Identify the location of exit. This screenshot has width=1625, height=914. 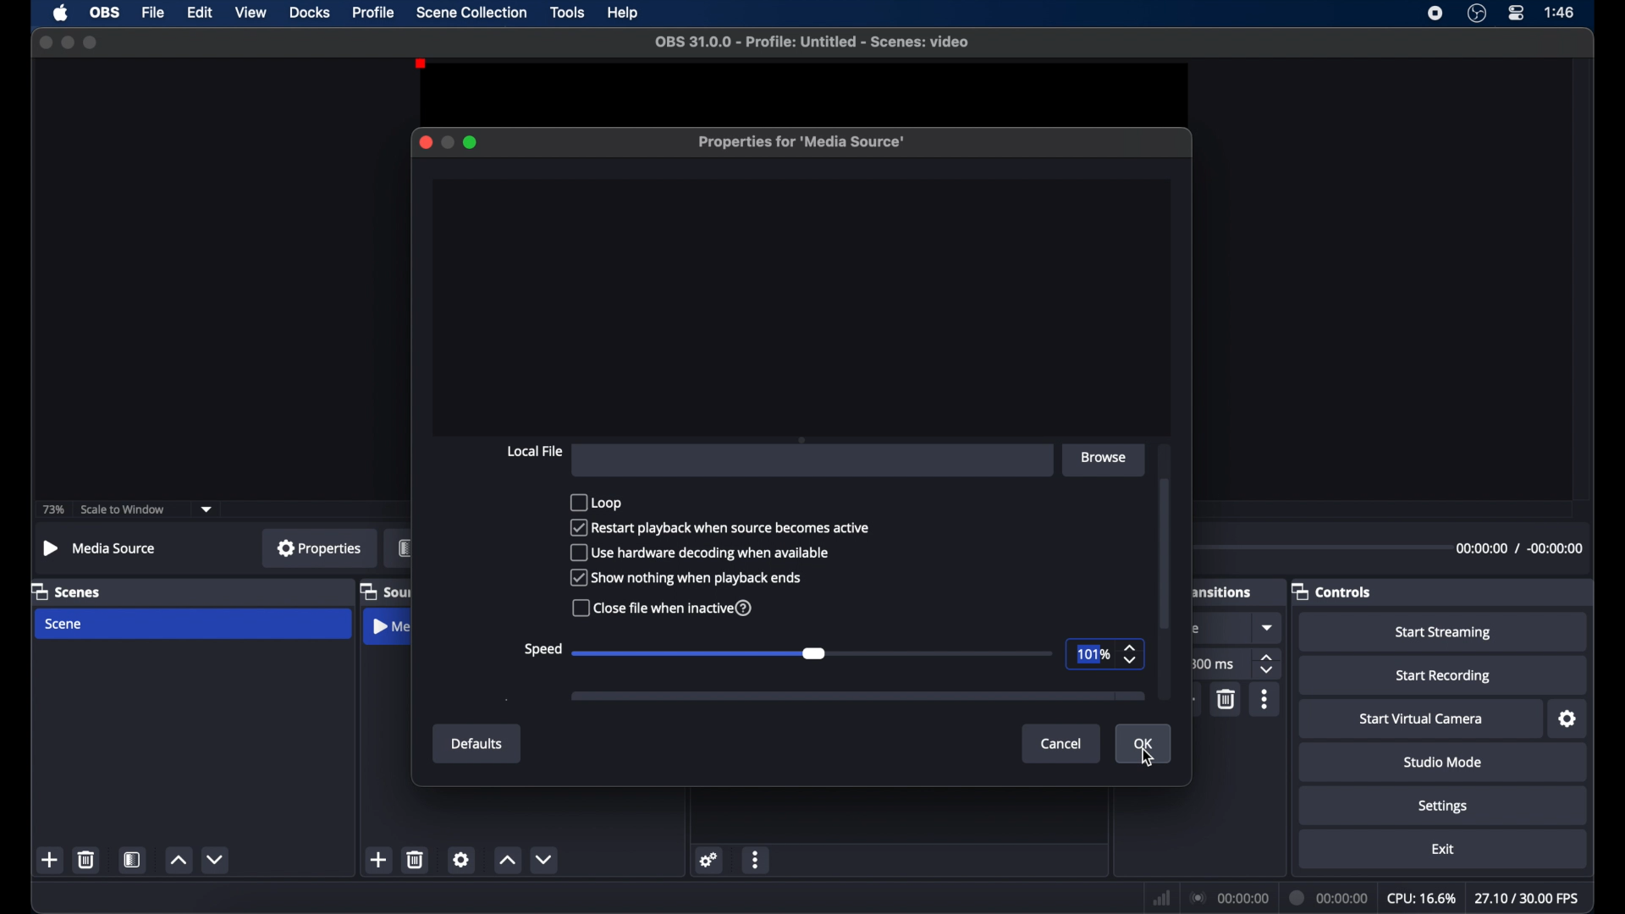
(1444, 850).